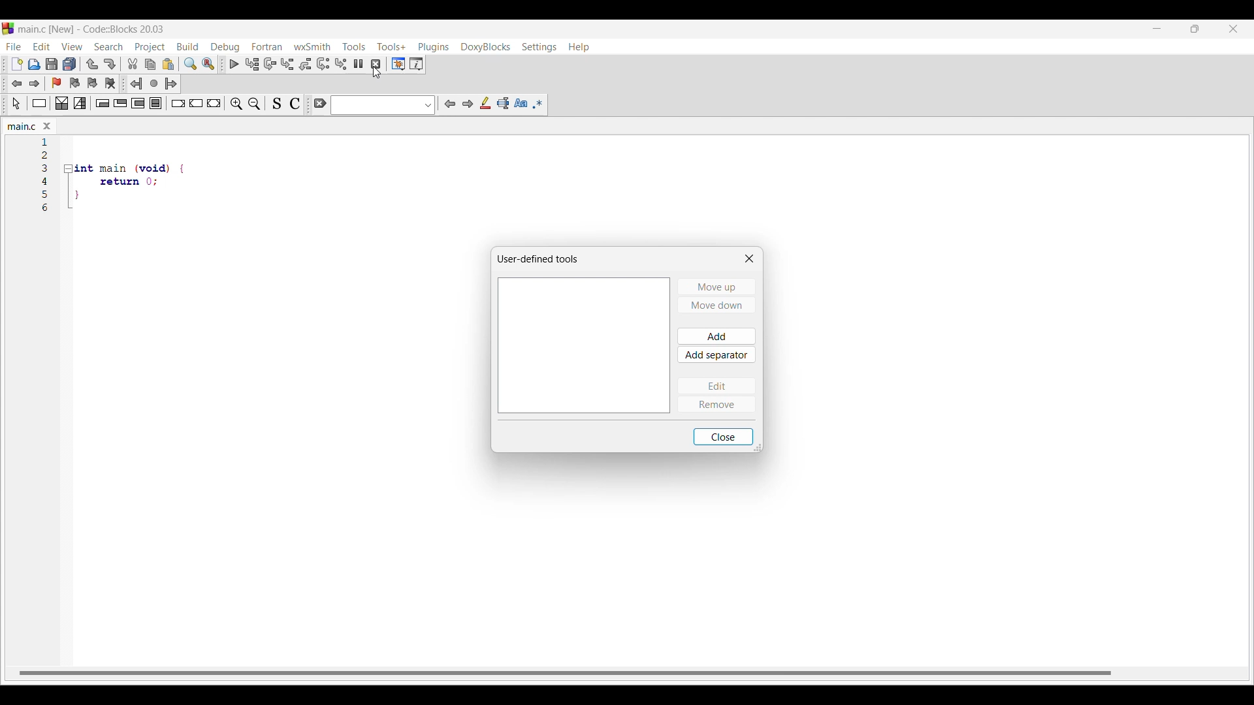 This screenshot has height=705, width=1254. What do you see at coordinates (723, 437) in the screenshot?
I see `Close` at bounding box center [723, 437].